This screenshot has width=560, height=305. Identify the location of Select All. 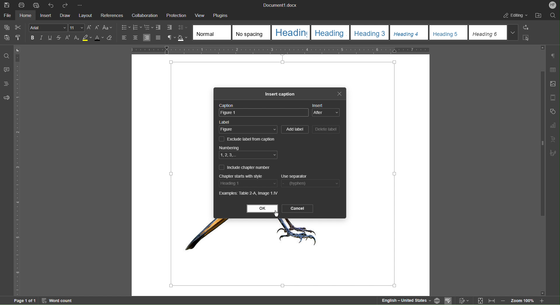
(526, 38).